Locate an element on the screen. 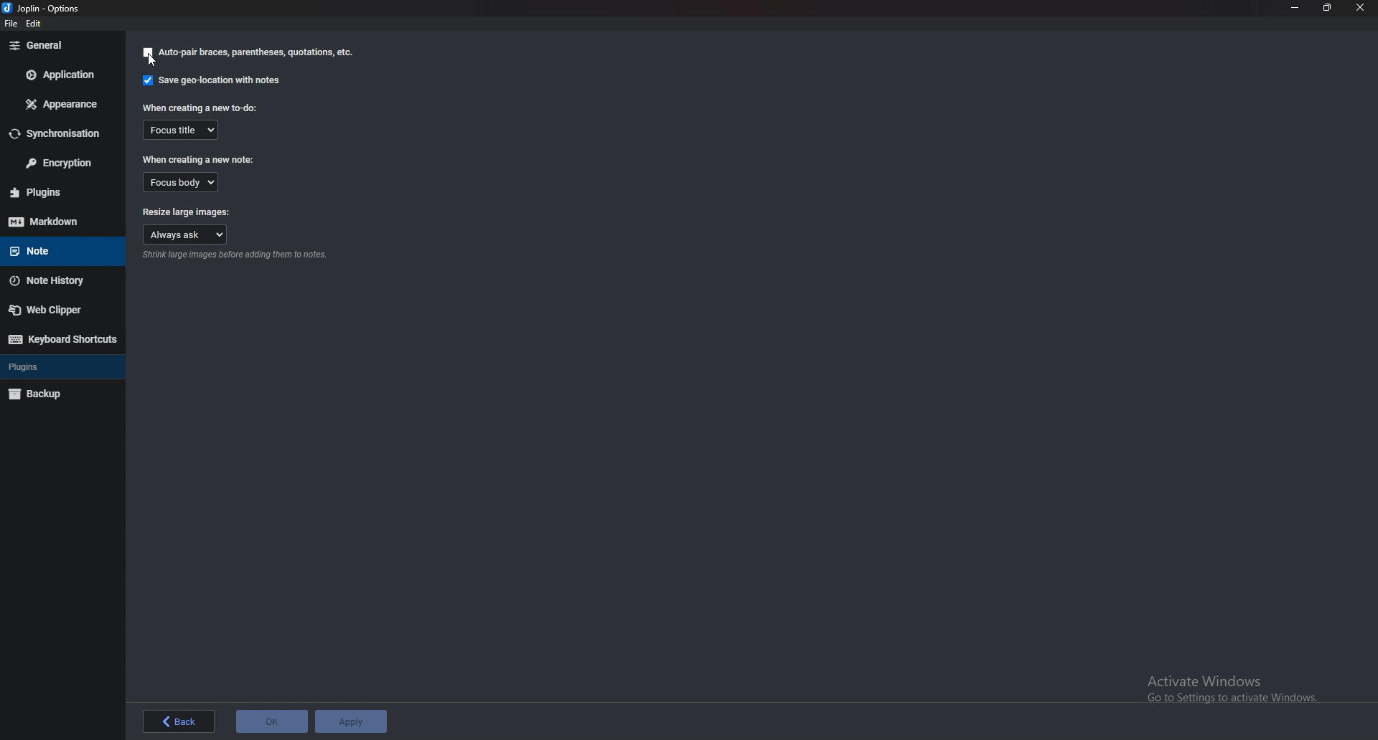 This screenshot has height=740, width=1378. Resize large images is located at coordinates (187, 211).